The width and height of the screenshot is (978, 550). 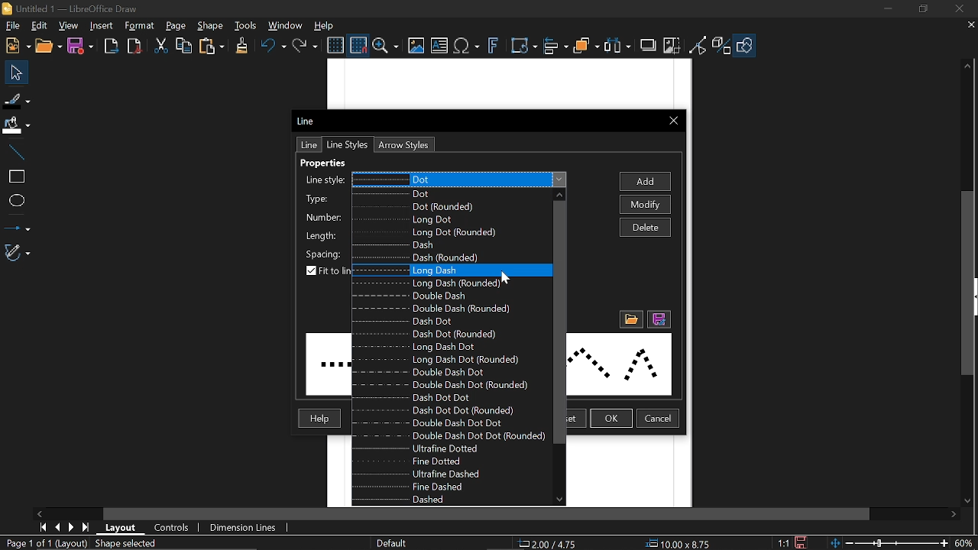 I want to click on Line styles, so click(x=347, y=144).